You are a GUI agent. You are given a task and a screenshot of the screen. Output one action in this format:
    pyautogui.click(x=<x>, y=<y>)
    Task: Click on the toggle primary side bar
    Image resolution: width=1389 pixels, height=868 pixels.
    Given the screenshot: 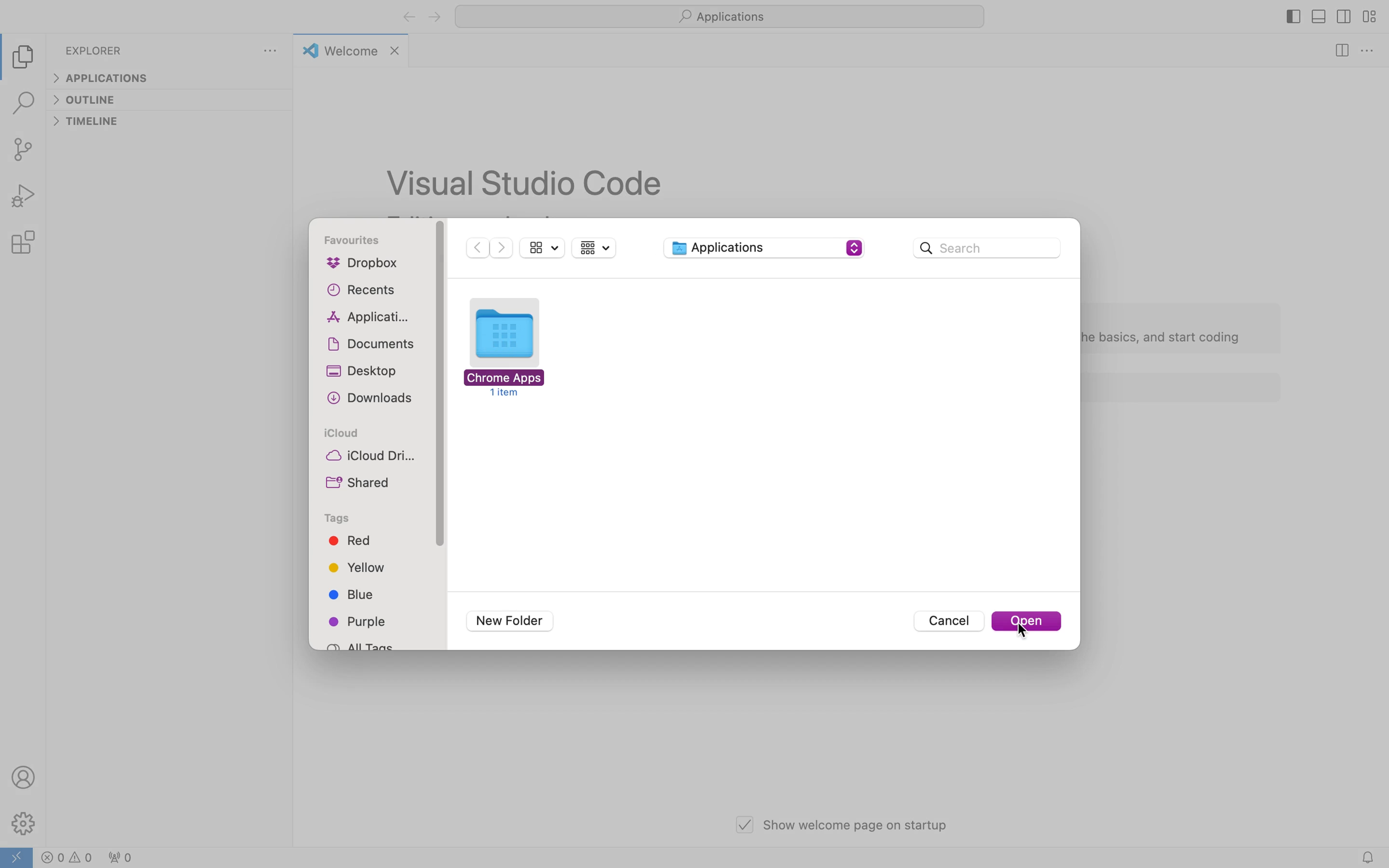 What is the action you would take?
    pyautogui.click(x=1294, y=18)
    